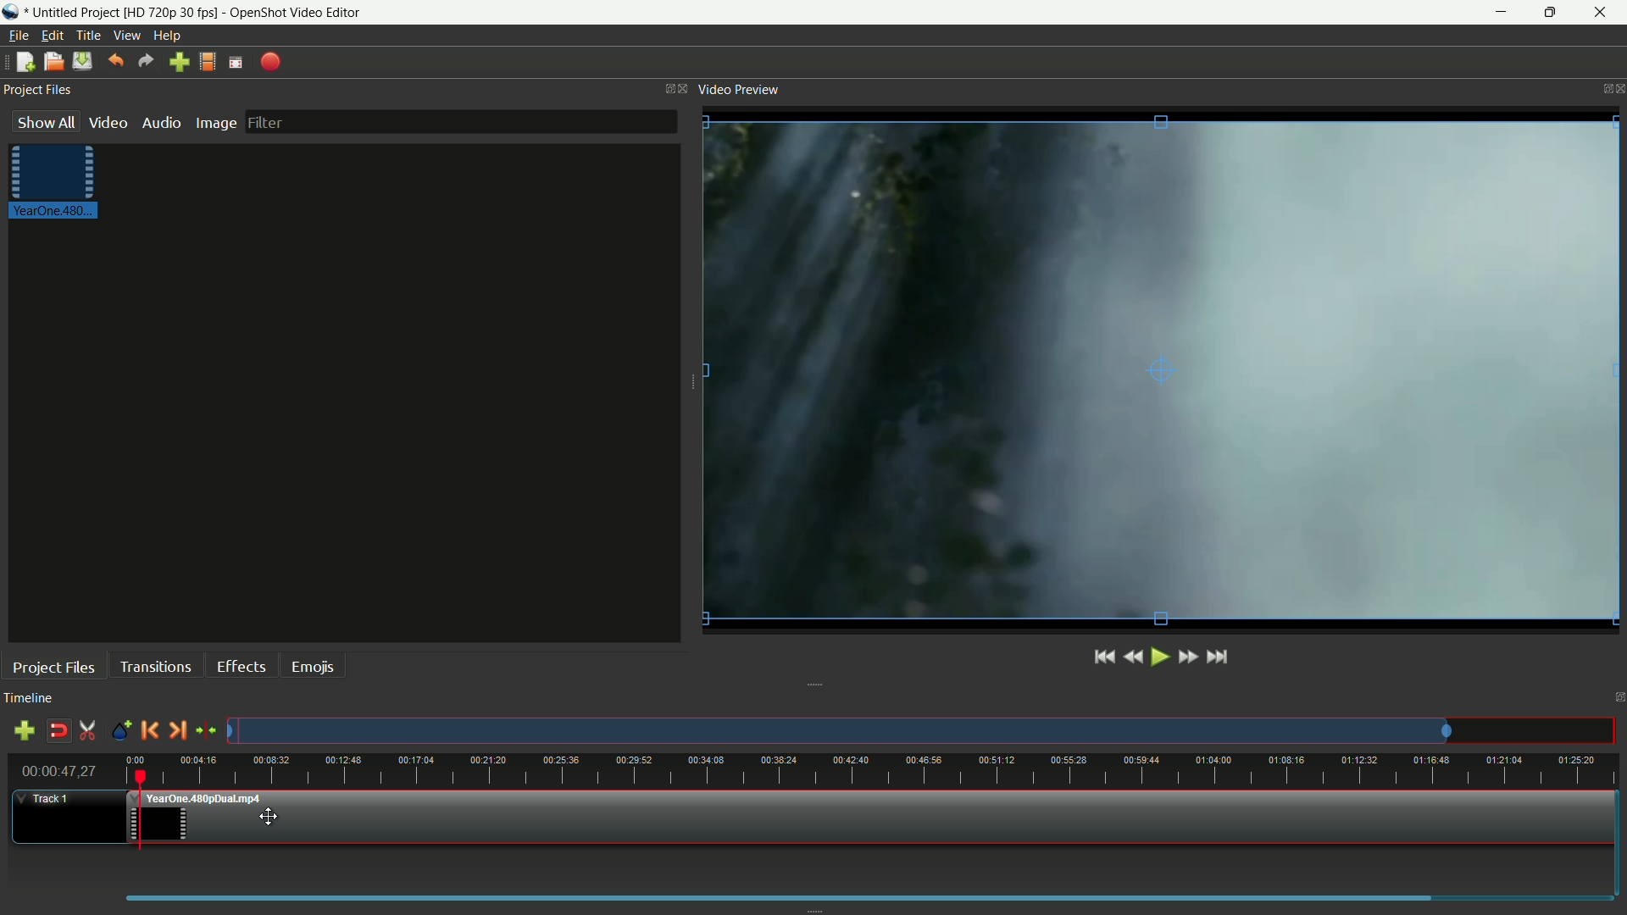  Describe the element at coordinates (57, 771) in the screenshot. I see `current time` at that location.